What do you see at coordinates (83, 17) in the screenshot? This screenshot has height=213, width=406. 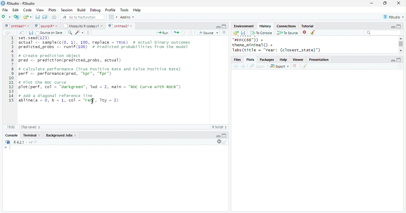 I see `search file` at bounding box center [83, 17].